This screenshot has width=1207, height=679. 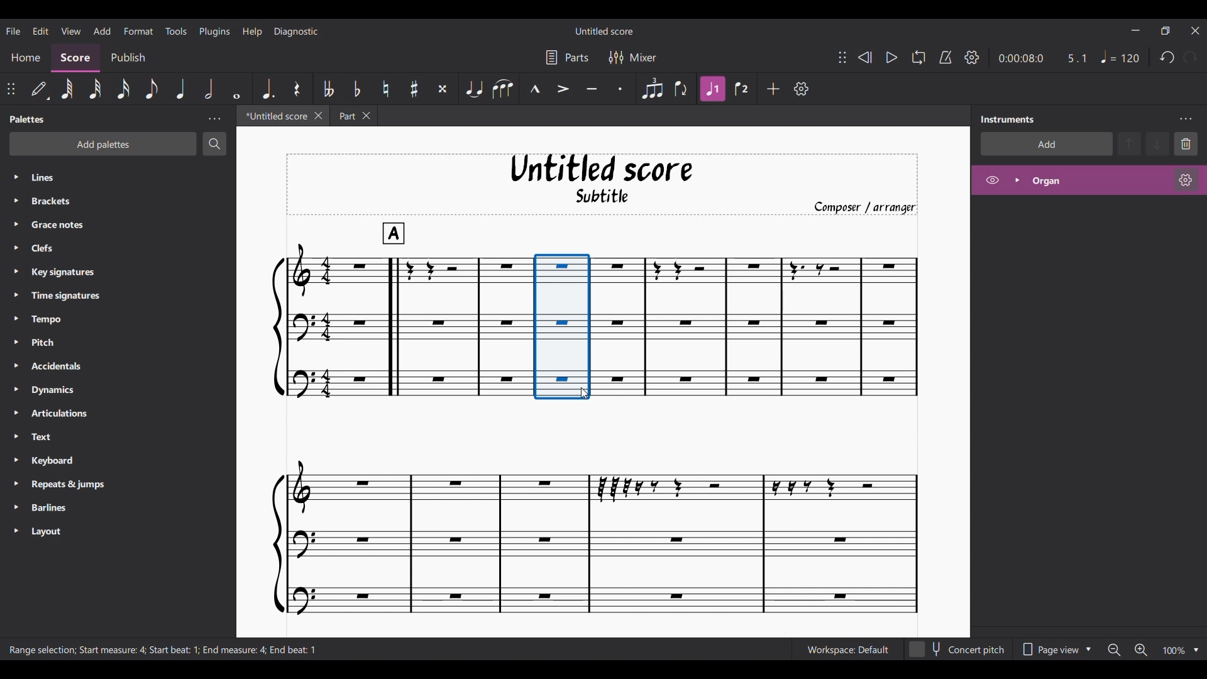 I want to click on Zoom in, so click(x=1141, y=650).